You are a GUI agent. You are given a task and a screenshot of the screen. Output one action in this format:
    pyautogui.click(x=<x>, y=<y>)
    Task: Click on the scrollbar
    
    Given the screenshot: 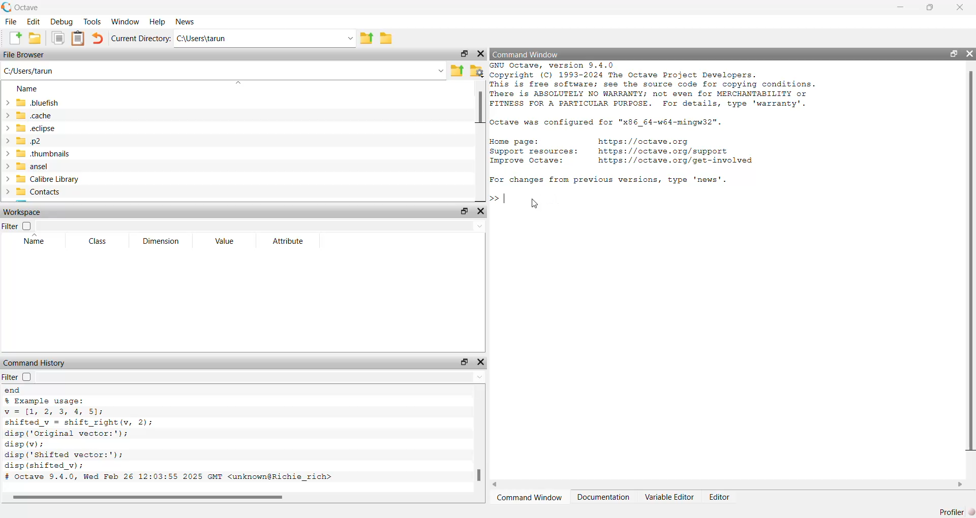 What is the action you would take?
    pyautogui.click(x=149, y=497)
    